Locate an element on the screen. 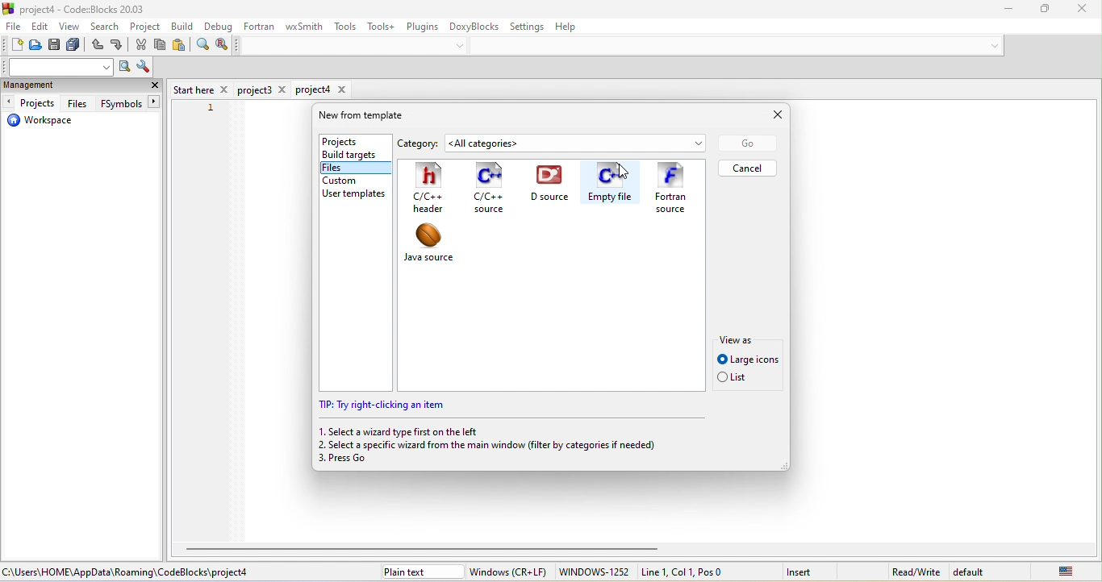 This screenshot has width=1102, height=582. custom is located at coordinates (345, 180).